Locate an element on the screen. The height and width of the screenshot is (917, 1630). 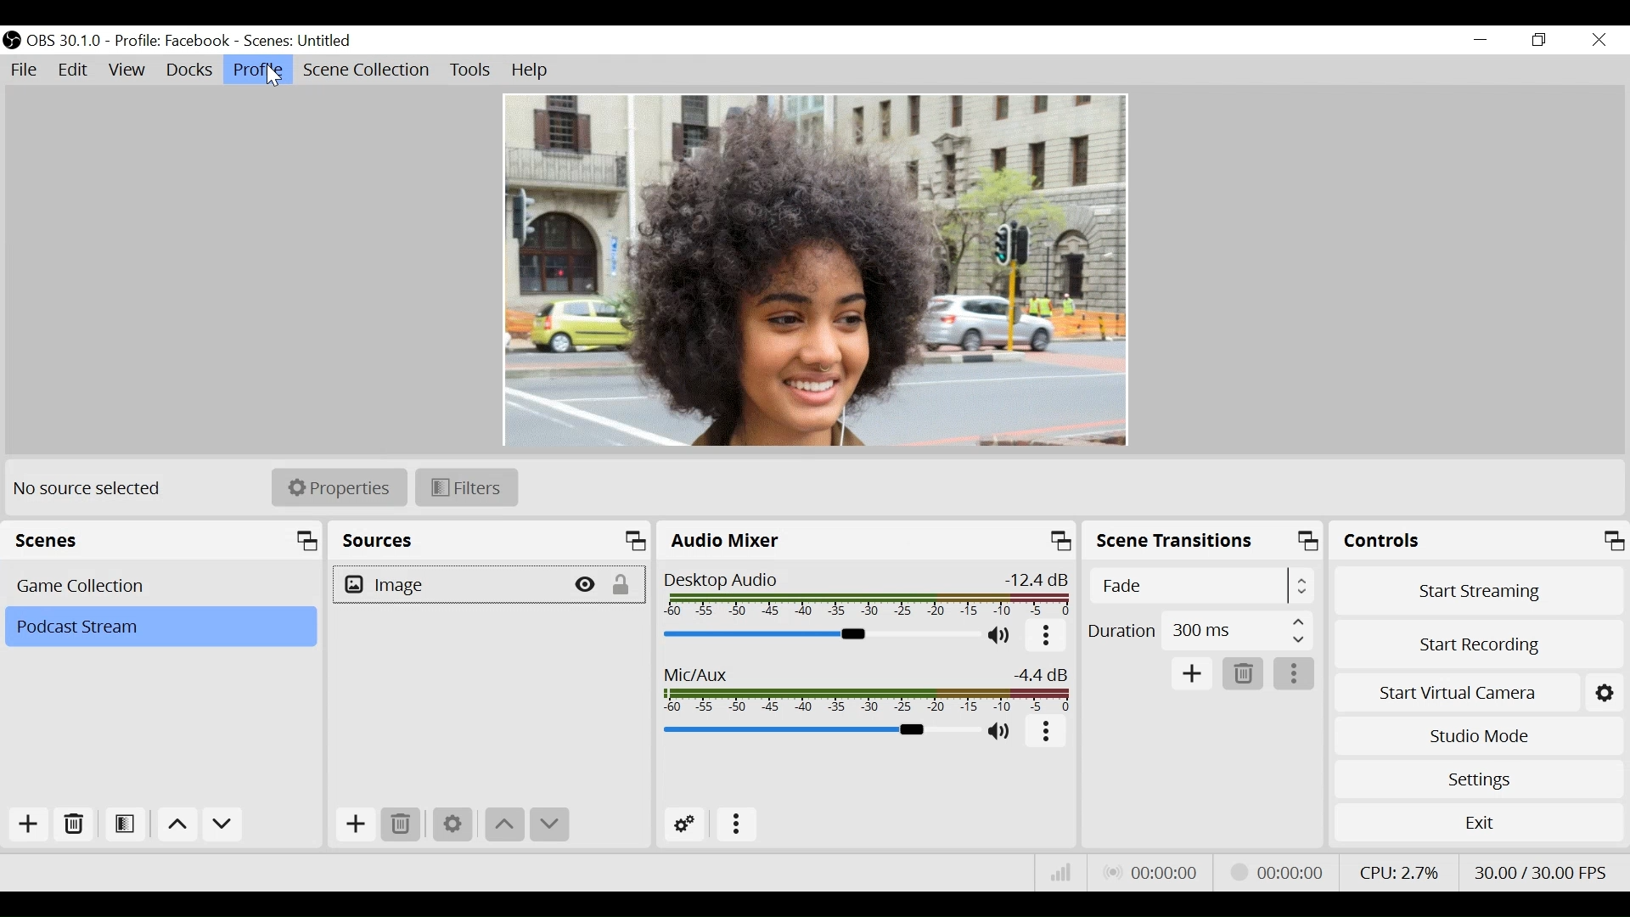
Settings is located at coordinates (454, 826).